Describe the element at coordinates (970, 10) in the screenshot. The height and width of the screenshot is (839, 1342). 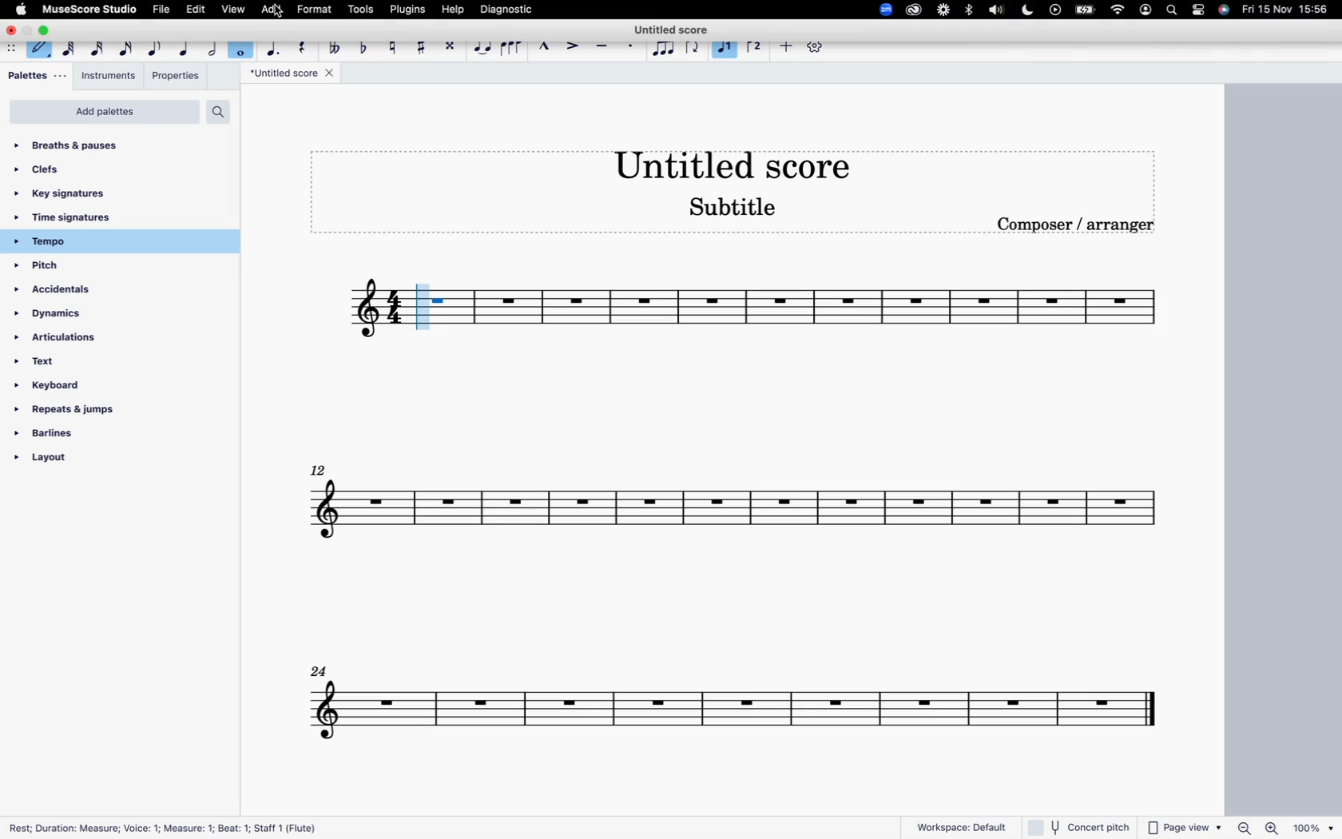
I see `bluetooth` at that location.